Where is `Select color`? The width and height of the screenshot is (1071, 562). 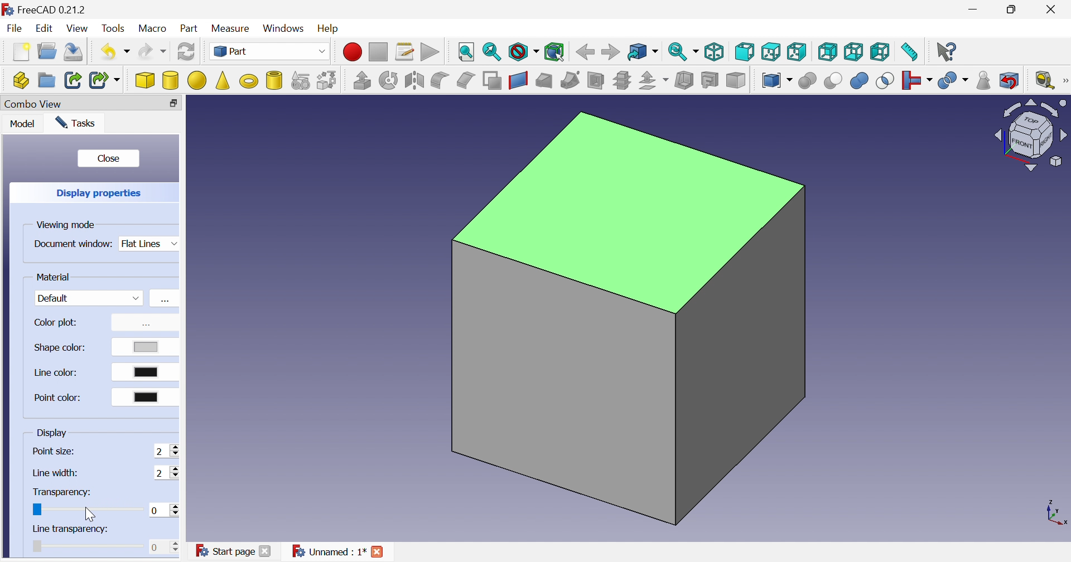 Select color is located at coordinates (147, 396).